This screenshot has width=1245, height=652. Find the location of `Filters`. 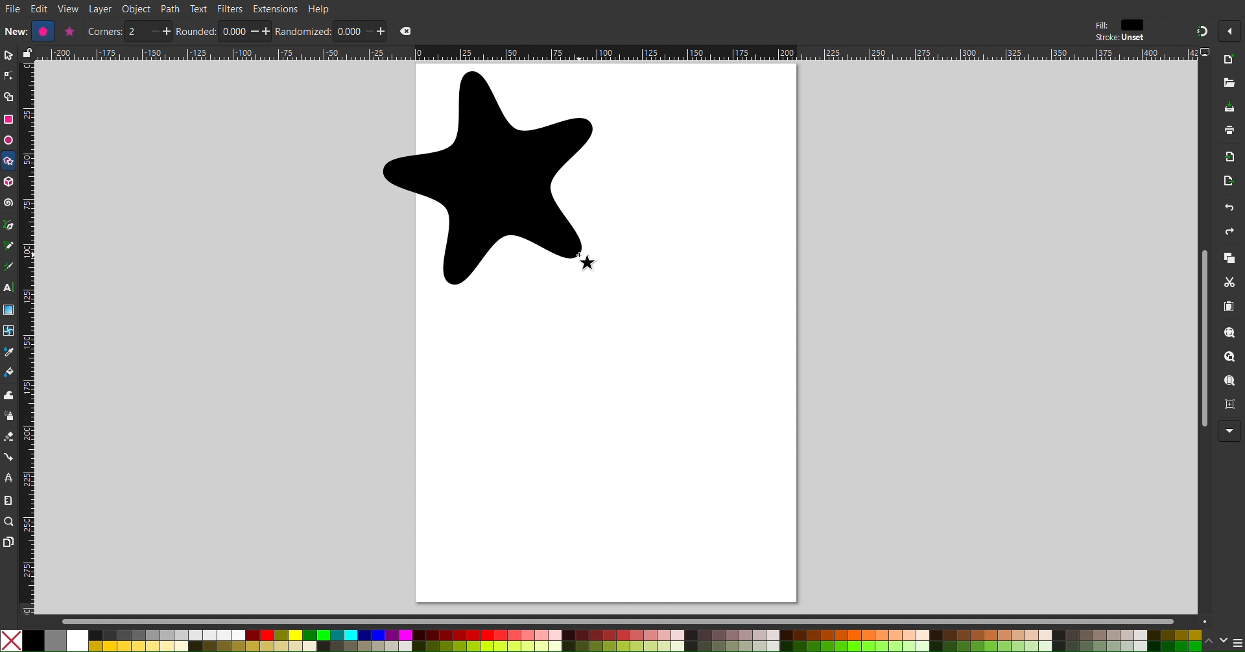

Filters is located at coordinates (230, 8).